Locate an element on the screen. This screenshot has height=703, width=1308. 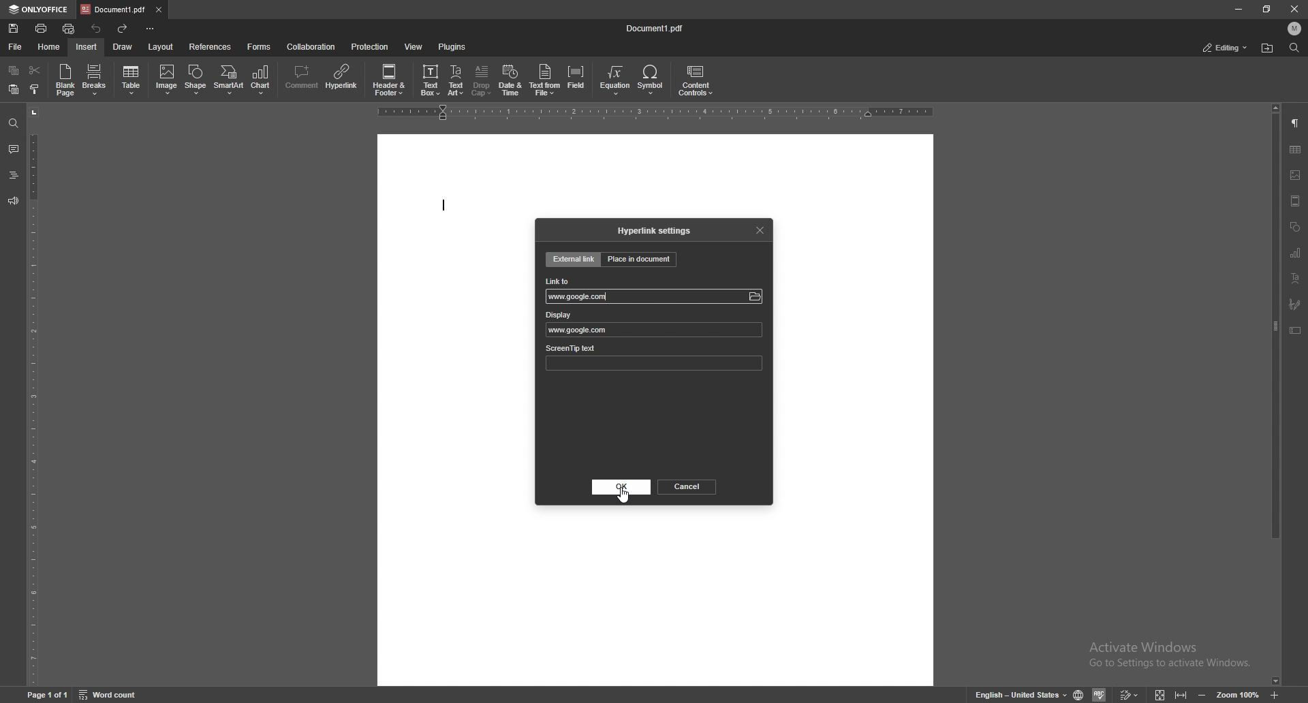
find is located at coordinates (12, 122).